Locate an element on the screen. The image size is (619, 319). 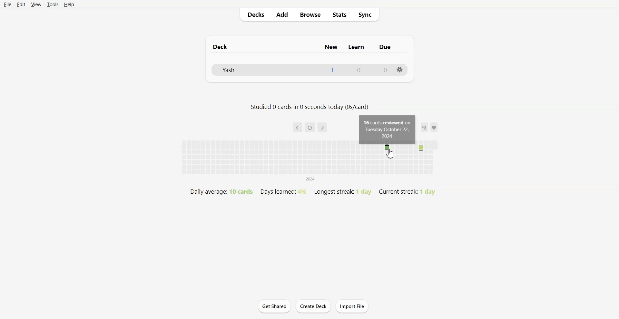
longest streak: 1 day is located at coordinates (342, 192).